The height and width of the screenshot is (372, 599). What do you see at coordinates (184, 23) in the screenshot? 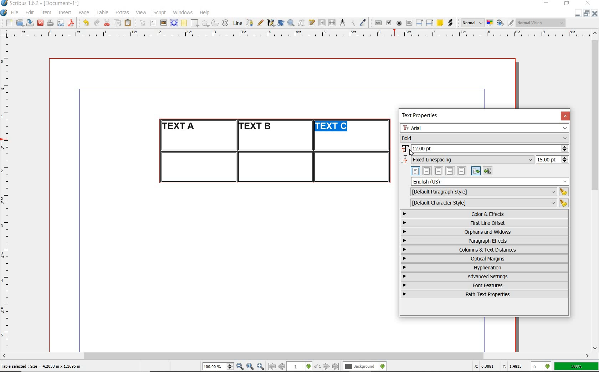
I see `table` at bounding box center [184, 23].